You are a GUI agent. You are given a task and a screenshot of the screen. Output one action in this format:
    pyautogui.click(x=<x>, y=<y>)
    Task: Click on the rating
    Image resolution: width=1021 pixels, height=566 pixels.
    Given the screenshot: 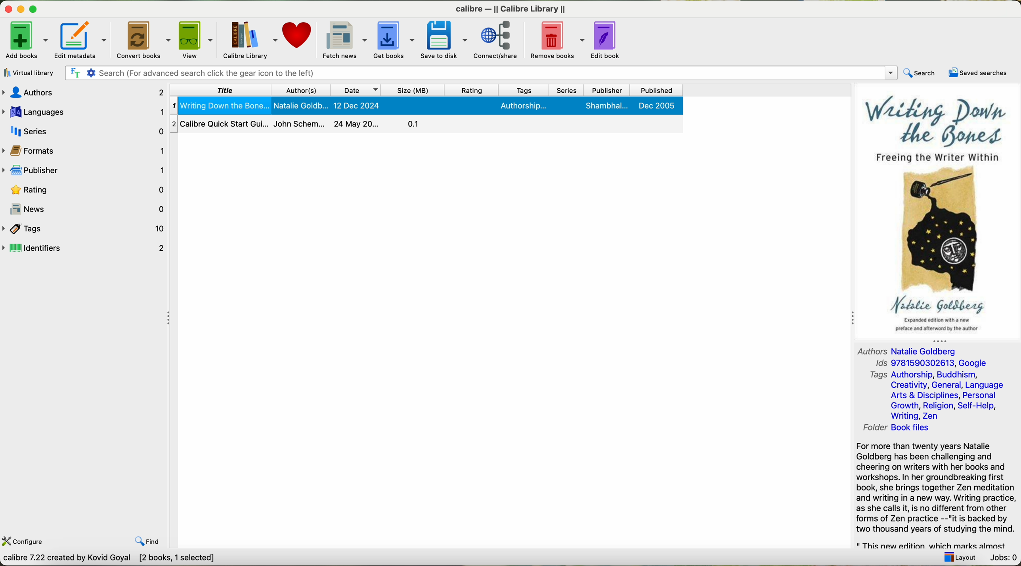 What is the action you would take?
    pyautogui.click(x=471, y=90)
    